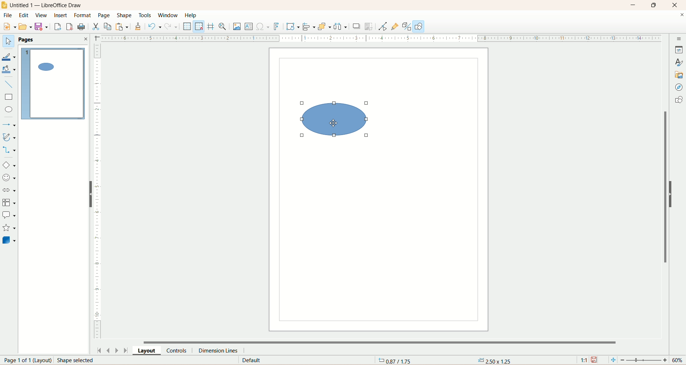  What do you see at coordinates (59, 15) in the screenshot?
I see `insert` at bounding box center [59, 15].